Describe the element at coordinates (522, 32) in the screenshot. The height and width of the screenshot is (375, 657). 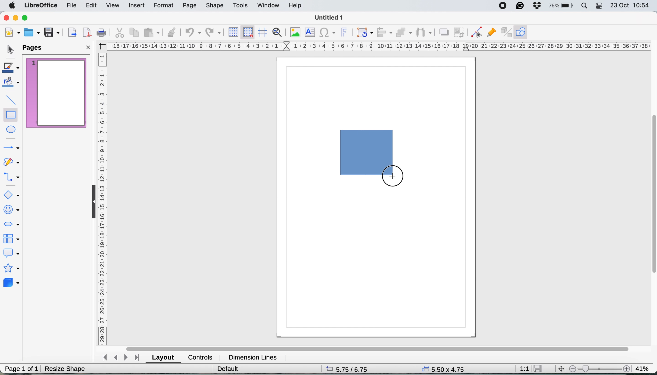
I see `show draw function` at that location.